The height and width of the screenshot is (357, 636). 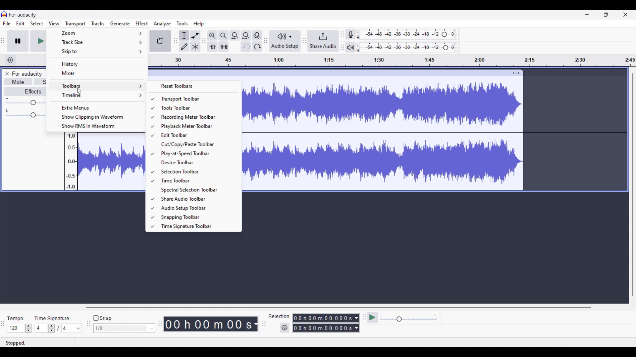 What do you see at coordinates (285, 41) in the screenshot?
I see `Audio setup` at bounding box center [285, 41].